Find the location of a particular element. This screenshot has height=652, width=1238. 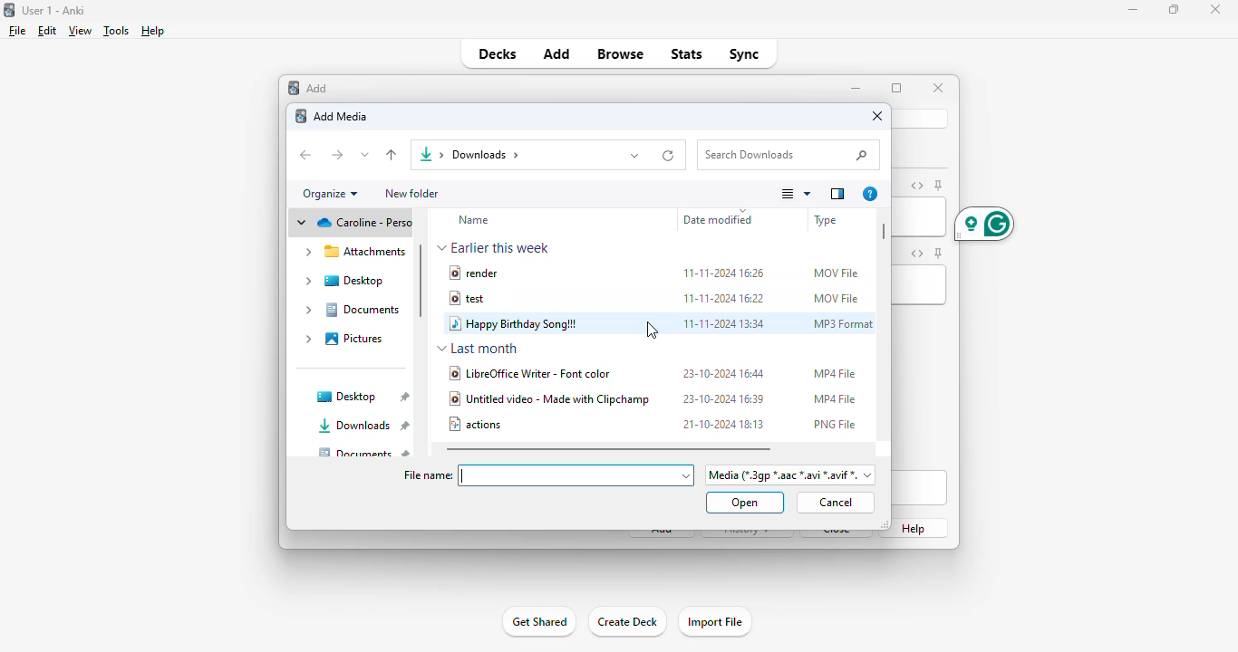

downloads is located at coordinates (508, 155).